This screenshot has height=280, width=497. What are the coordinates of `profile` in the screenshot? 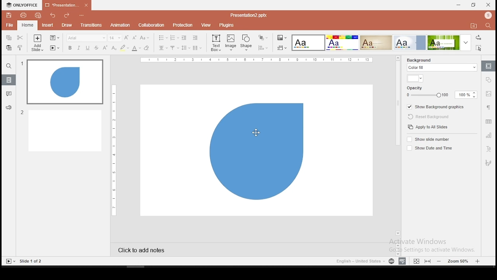 It's located at (487, 15).